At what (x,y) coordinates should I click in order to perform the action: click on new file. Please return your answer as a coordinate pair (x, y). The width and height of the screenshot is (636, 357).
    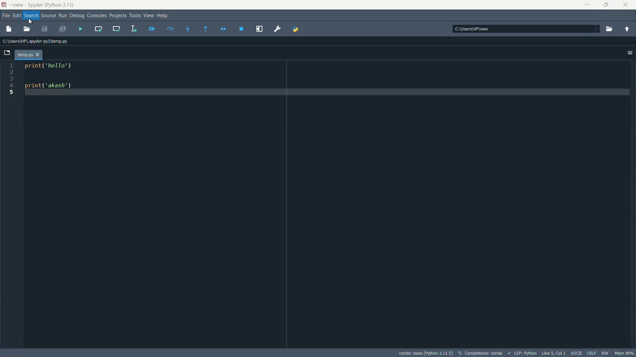
    Looking at the image, I should click on (9, 29).